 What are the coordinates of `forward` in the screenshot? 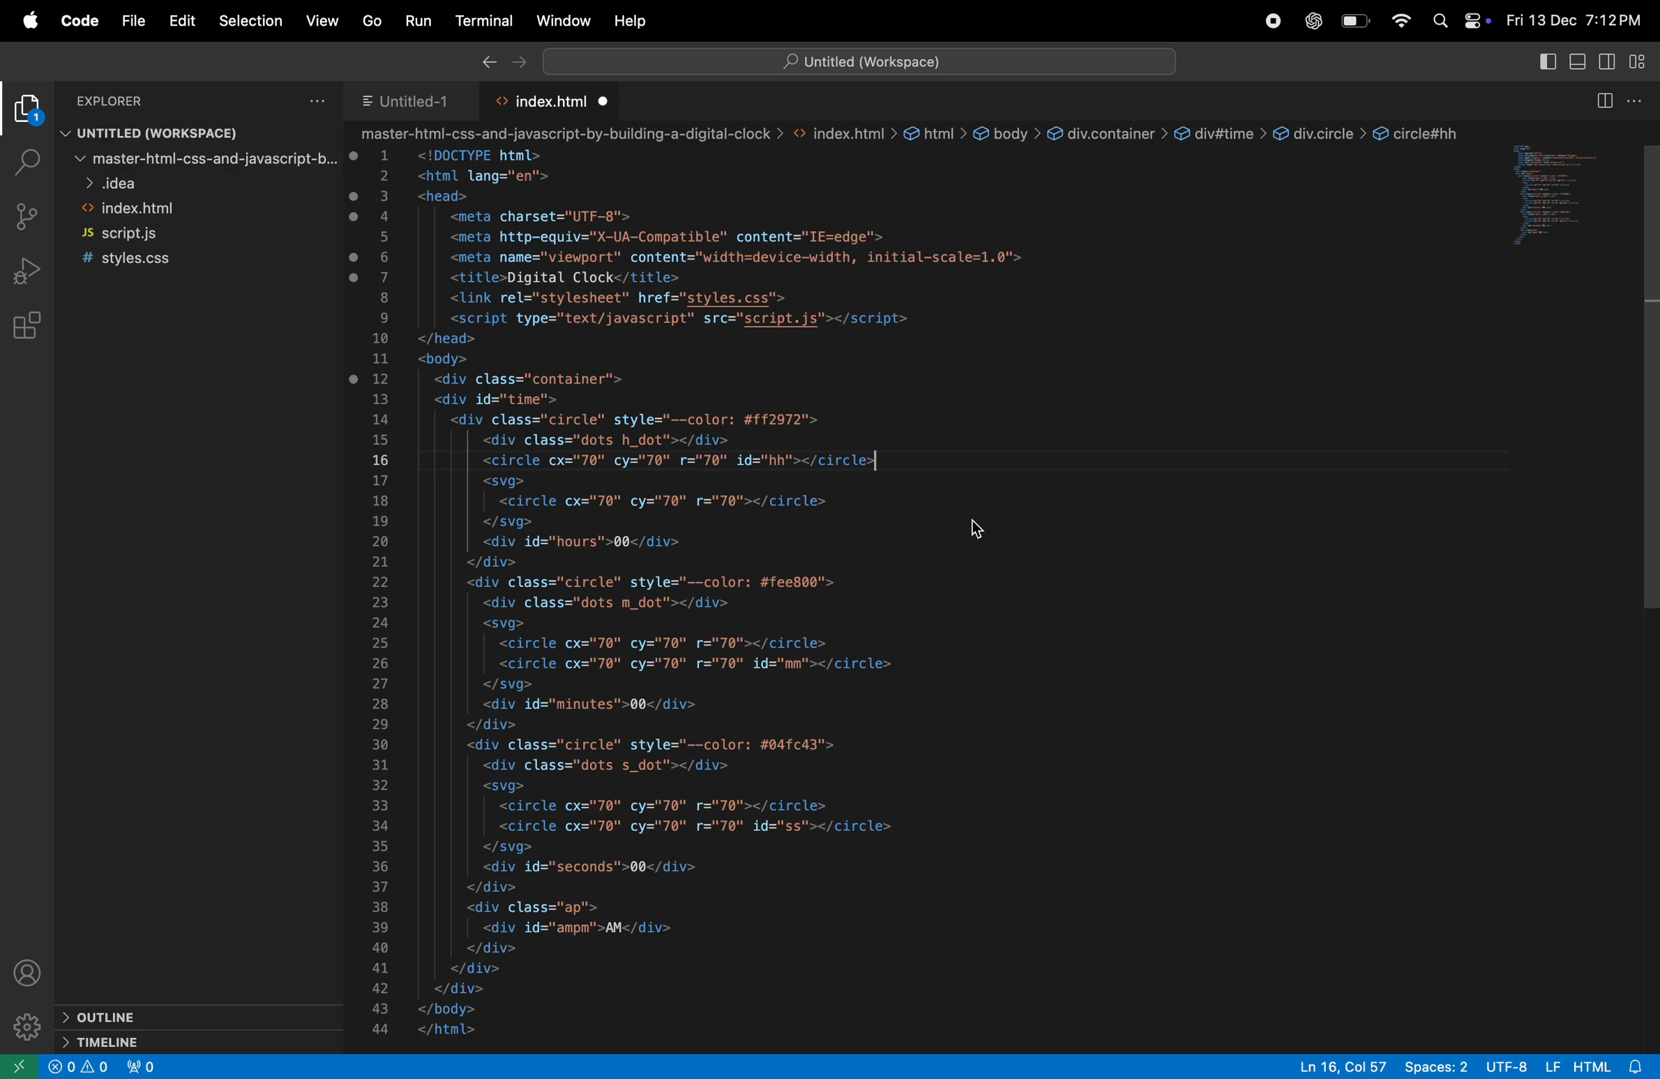 It's located at (520, 63).